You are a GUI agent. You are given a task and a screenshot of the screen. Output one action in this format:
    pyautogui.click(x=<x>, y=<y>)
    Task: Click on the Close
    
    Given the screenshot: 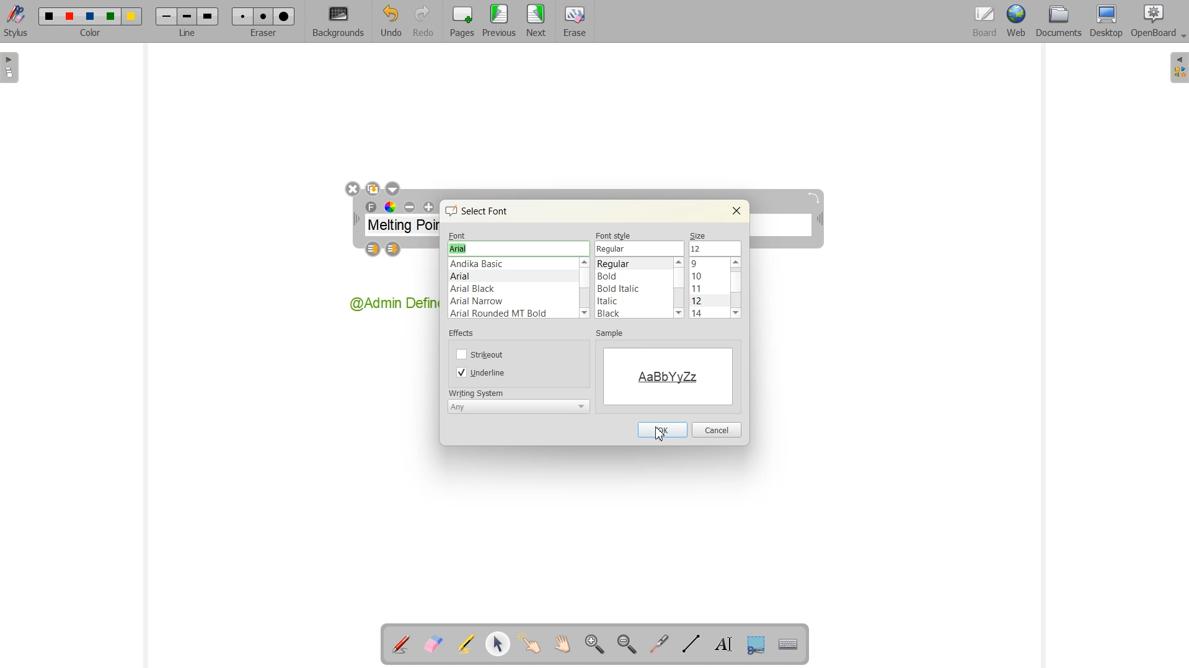 What is the action you would take?
    pyautogui.click(x=736, y=211)
    